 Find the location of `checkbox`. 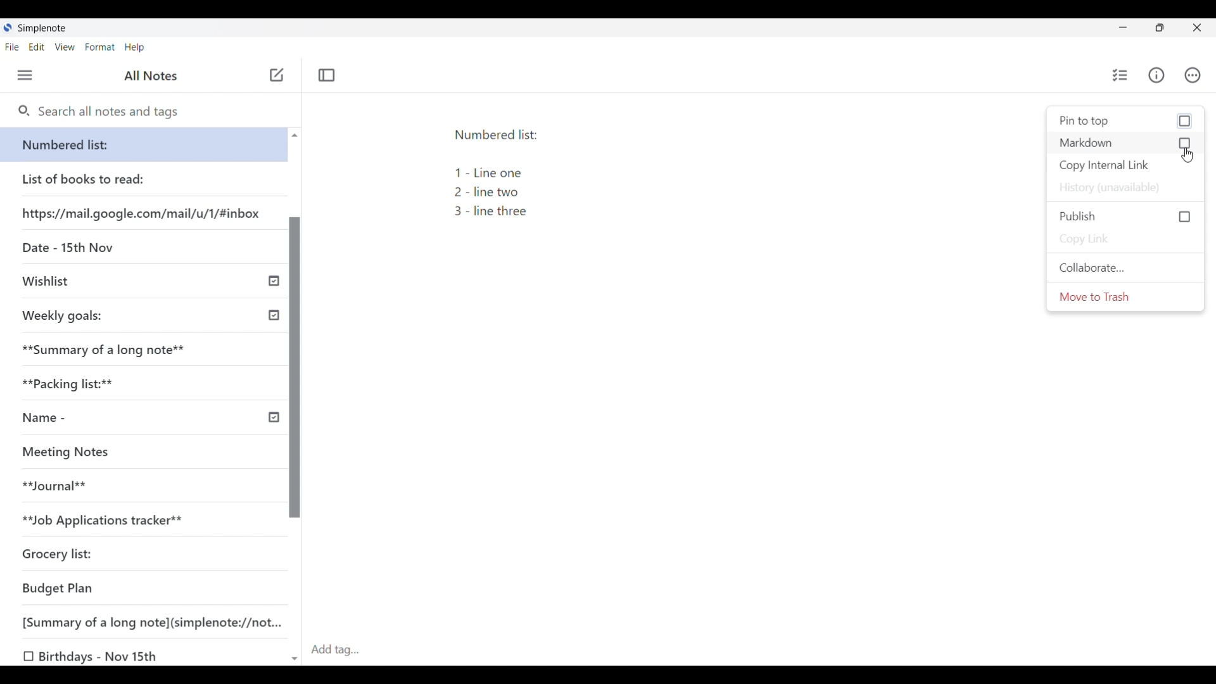

checkbox is located at coordinates (1184, 122).